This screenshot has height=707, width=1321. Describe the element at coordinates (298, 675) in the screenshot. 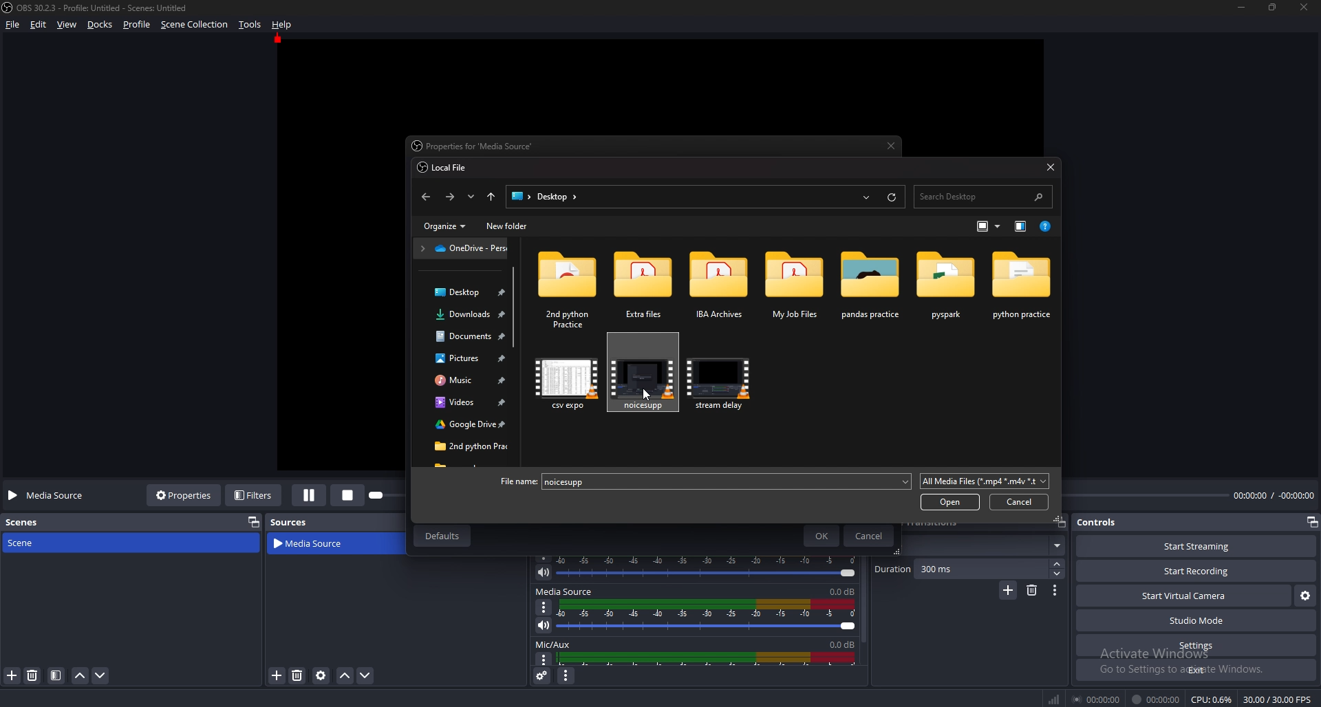

I see `Delete sources` at that location.